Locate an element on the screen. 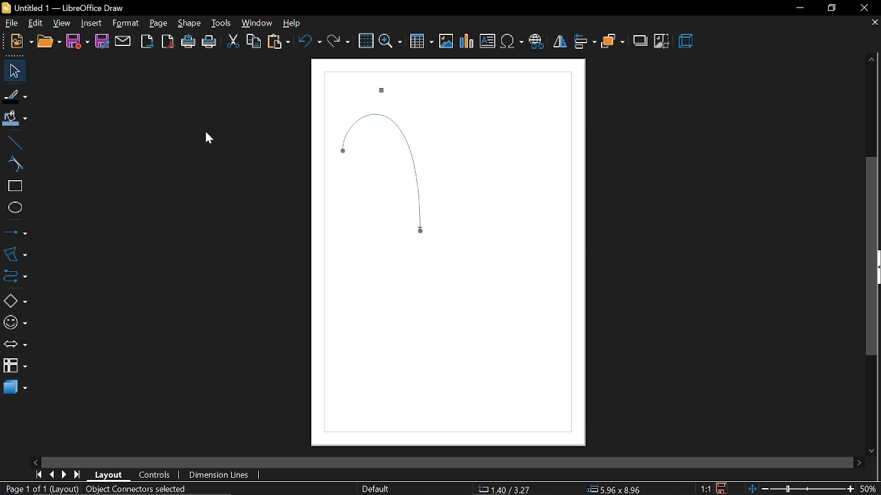  save is located at coordinates (723, 488).